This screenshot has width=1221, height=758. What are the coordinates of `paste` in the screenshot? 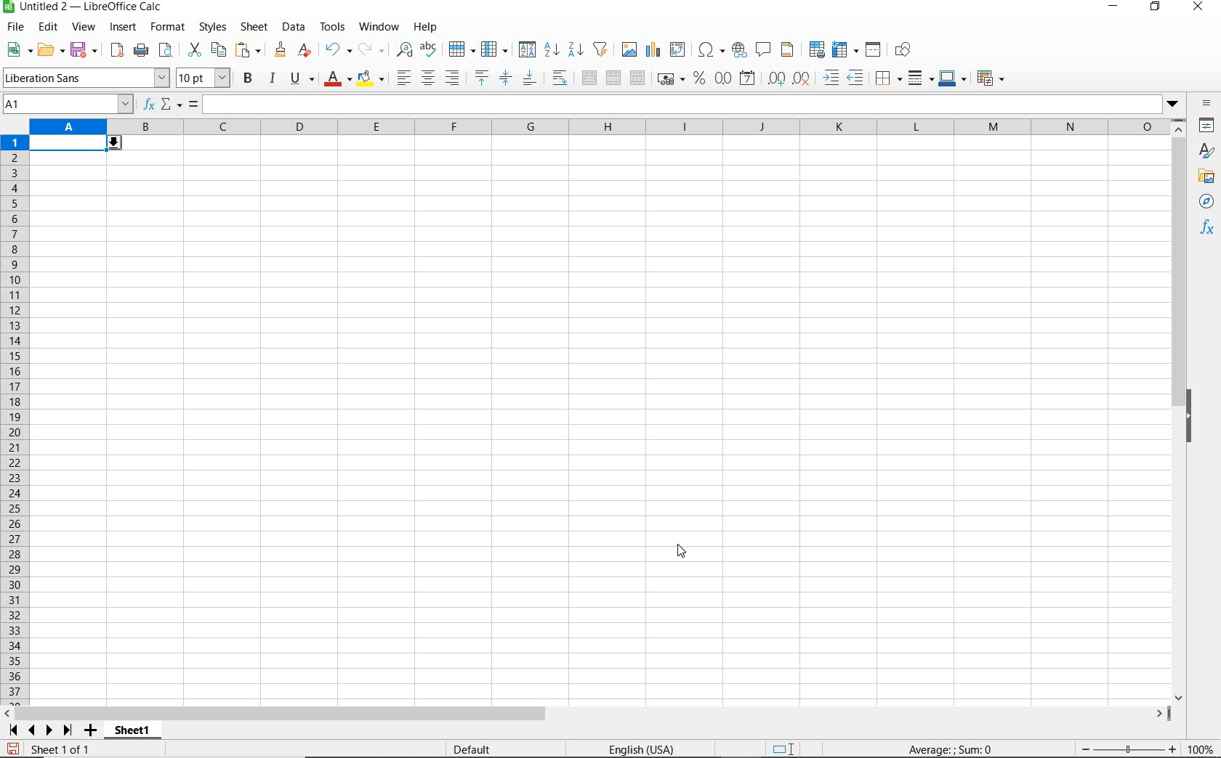 It's located at (250, 52).